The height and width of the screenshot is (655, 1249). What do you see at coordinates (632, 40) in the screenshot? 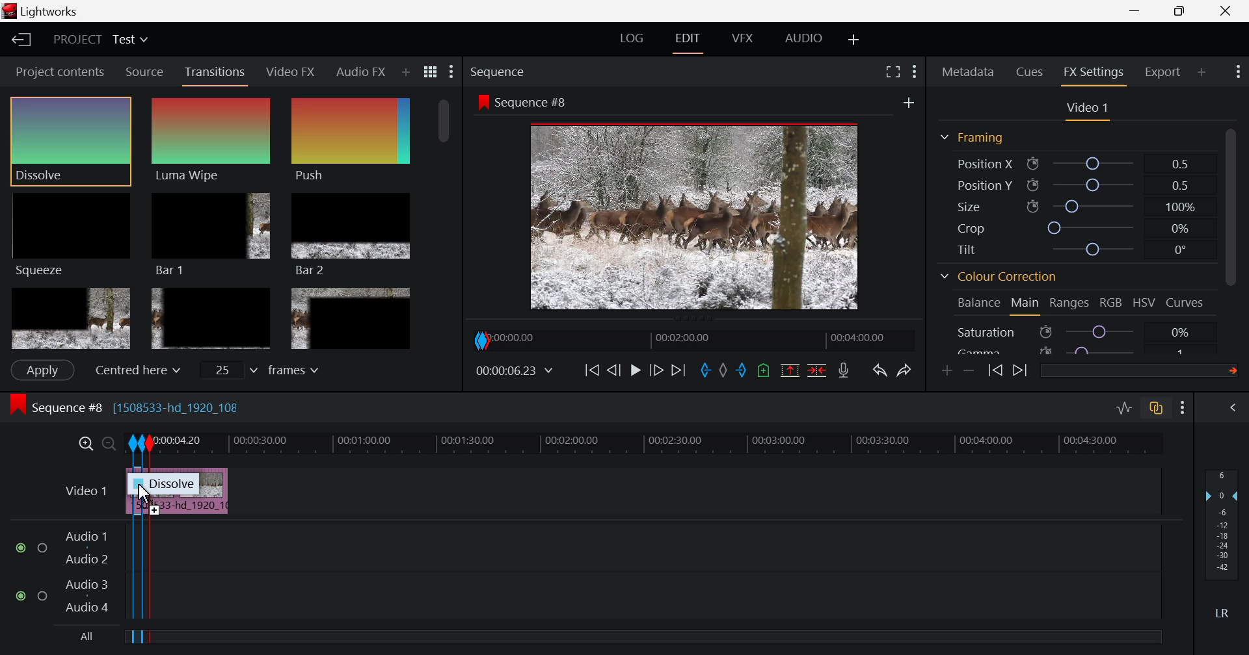
I see `LOG` at bounding box center [632, 40].